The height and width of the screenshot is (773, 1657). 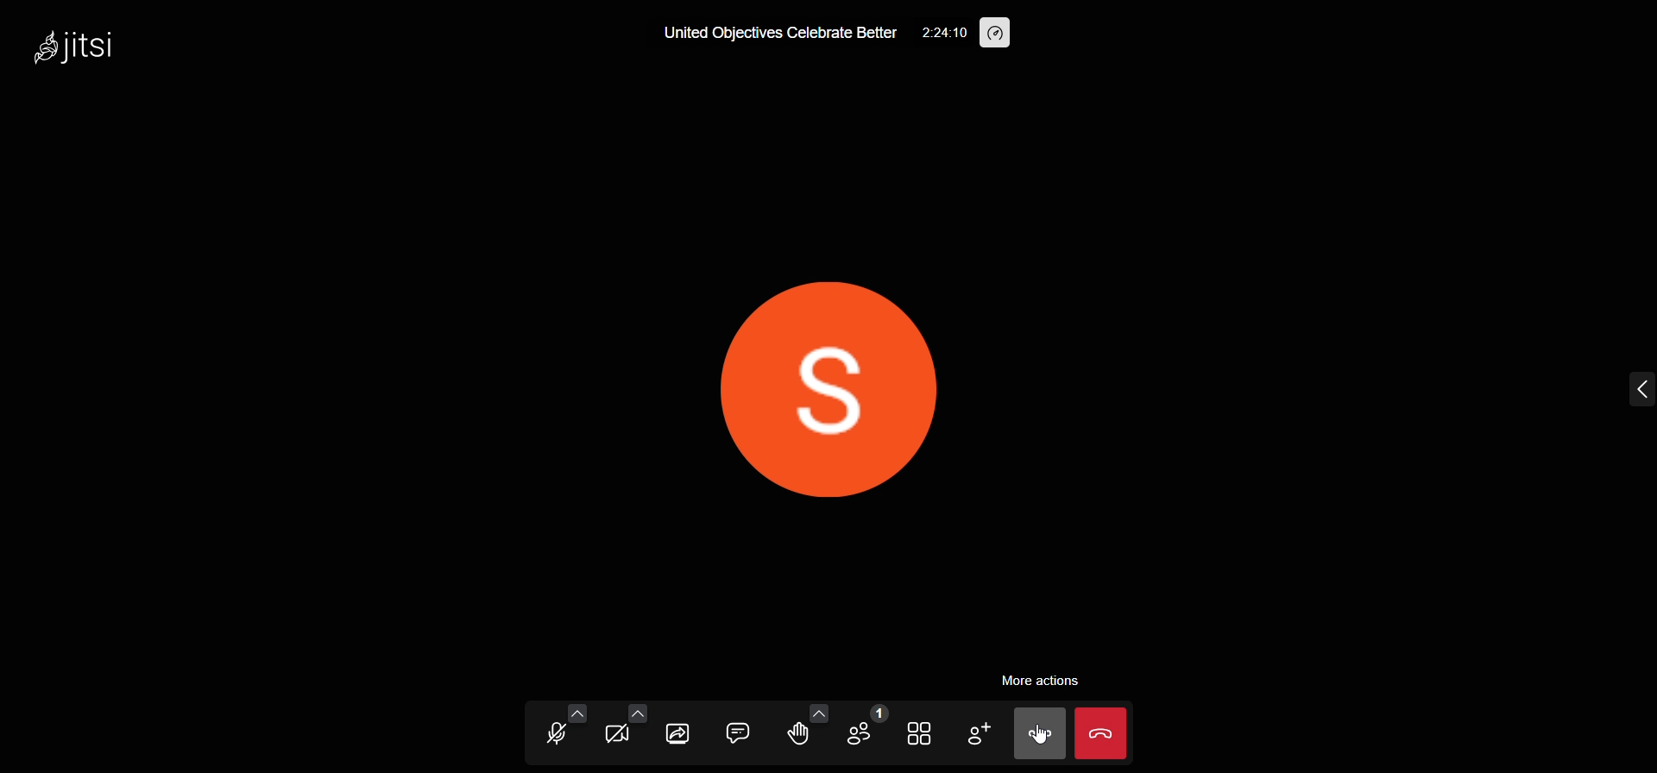 What do you see at coordinates (818, 712) in the screenshot?
I see `more emoji` at bounding box center [818, 712].